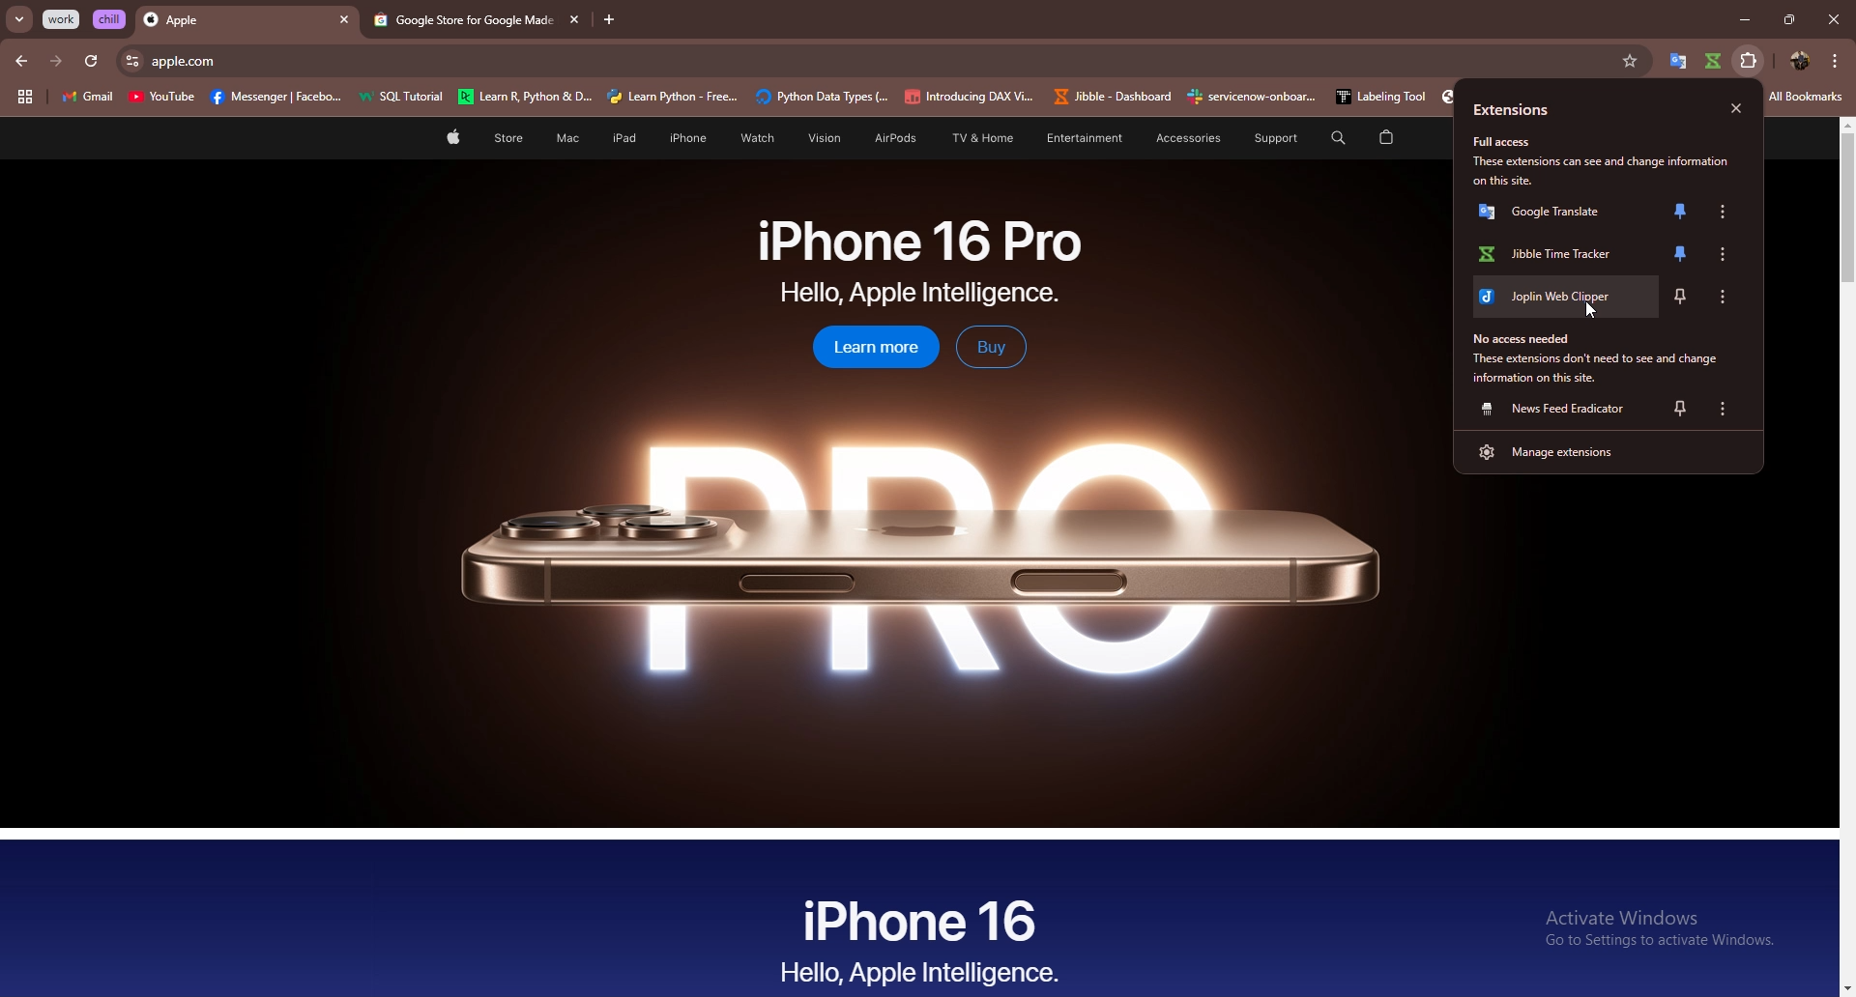 The width and height of the screenshot is (1856, 997). I want to click on all bookmarks, so click(1806, 98).